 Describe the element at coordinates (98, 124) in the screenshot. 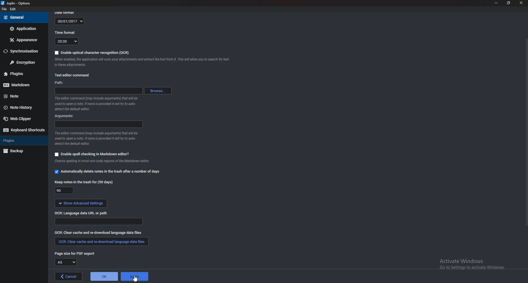

I see `arguments` at that location.